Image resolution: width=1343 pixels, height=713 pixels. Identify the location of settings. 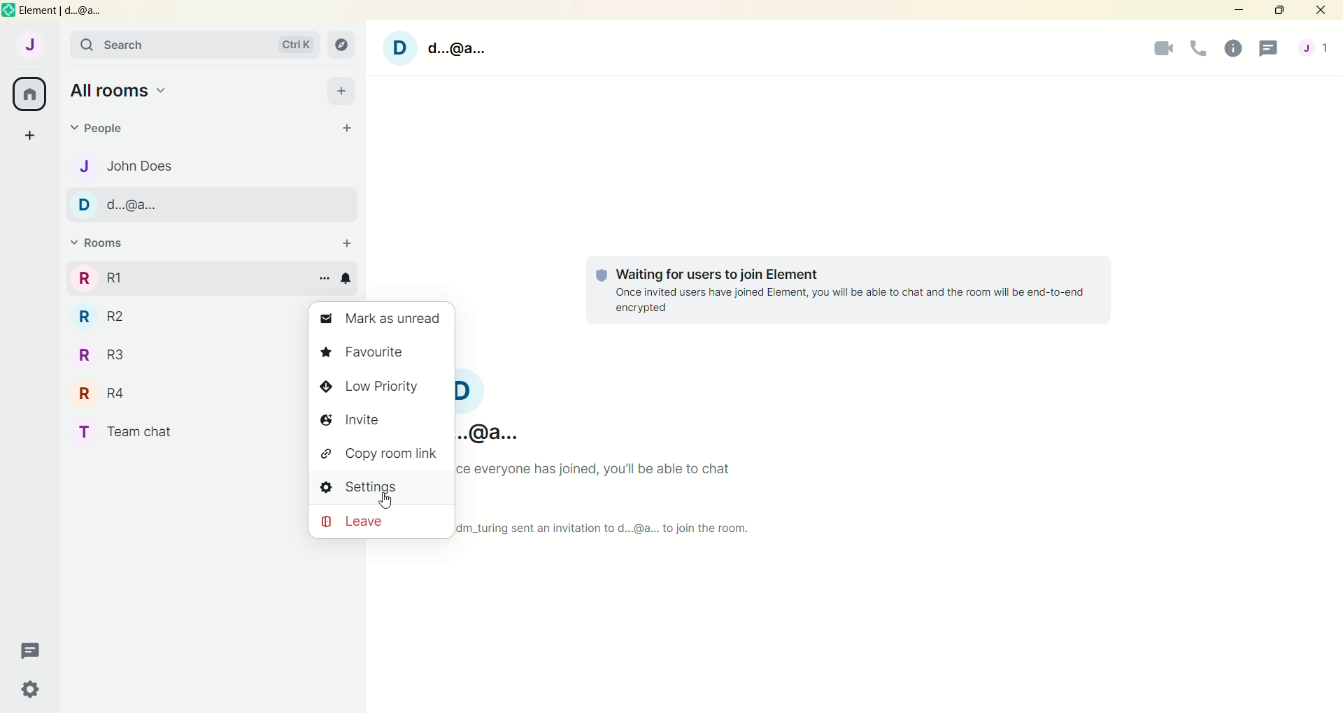
(380, 491).